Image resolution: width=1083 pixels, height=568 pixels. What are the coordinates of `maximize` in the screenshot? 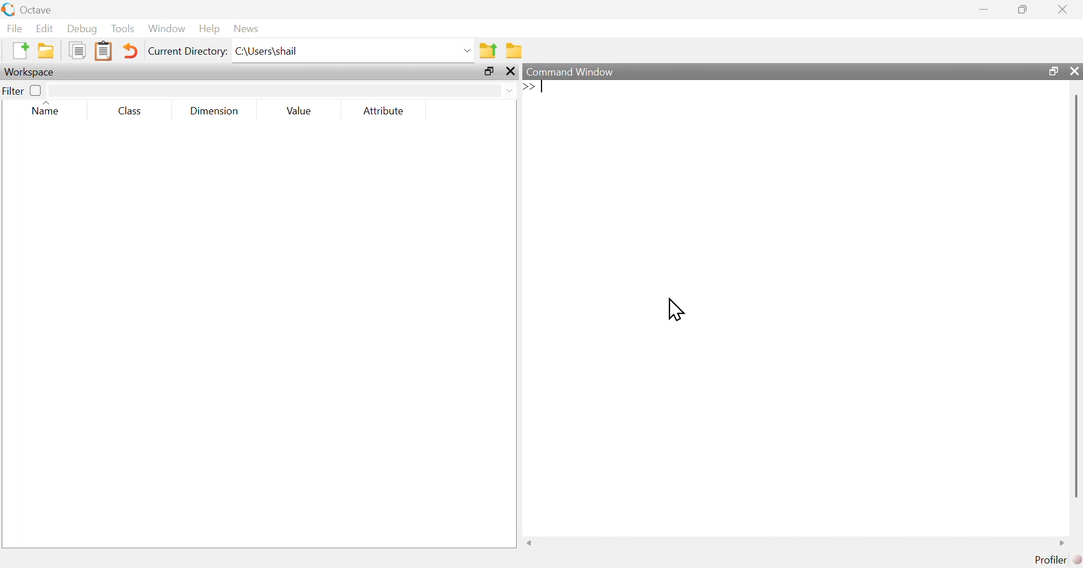 It's located at (1051, 70).